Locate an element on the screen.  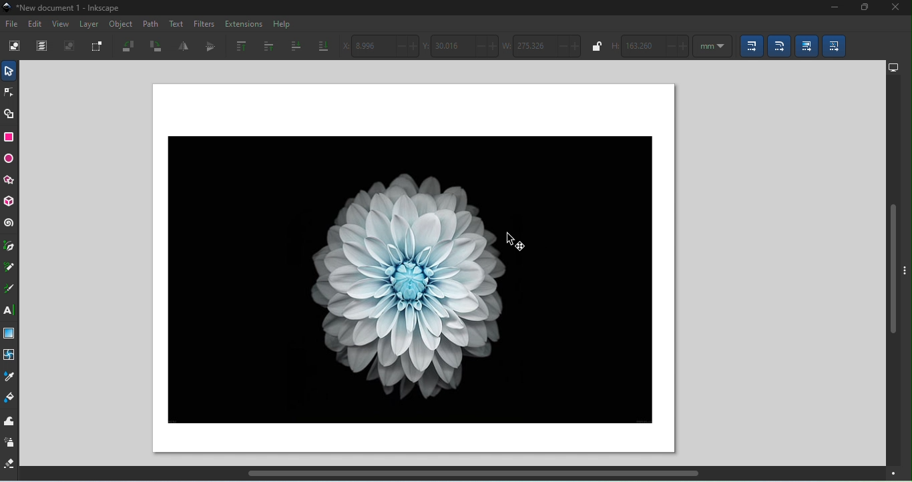
Object flip vertically is located at coordinates (207, 47).